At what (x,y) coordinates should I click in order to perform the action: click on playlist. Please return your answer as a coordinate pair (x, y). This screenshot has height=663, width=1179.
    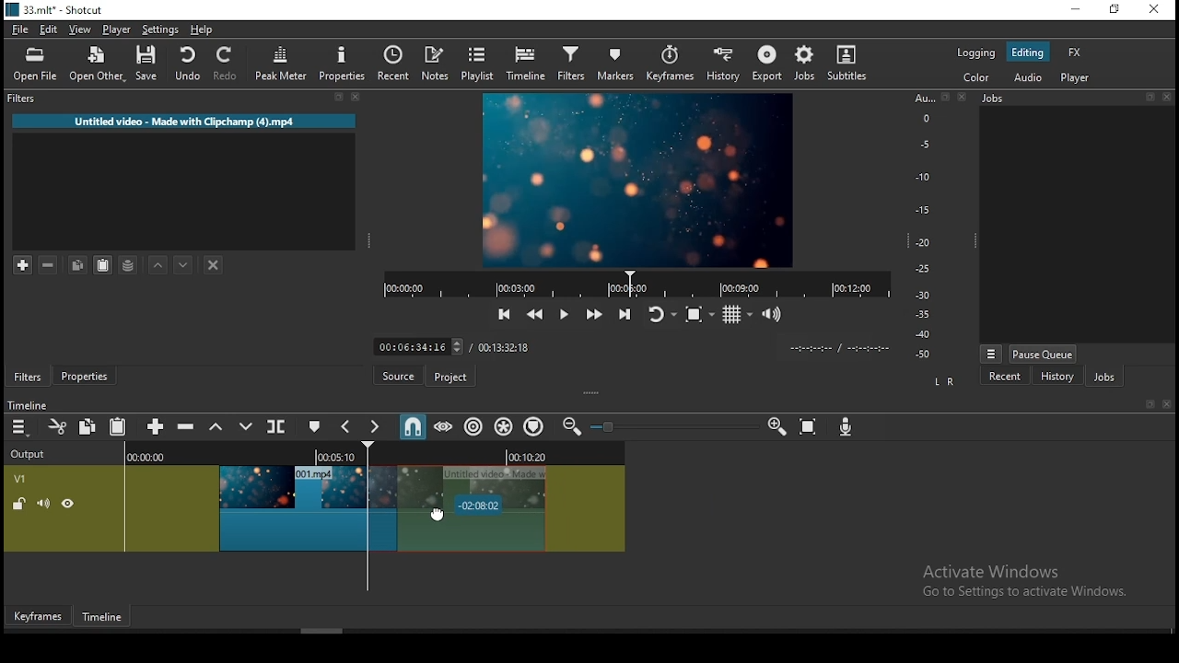
    Looking at the image, I should click on (479, 64).